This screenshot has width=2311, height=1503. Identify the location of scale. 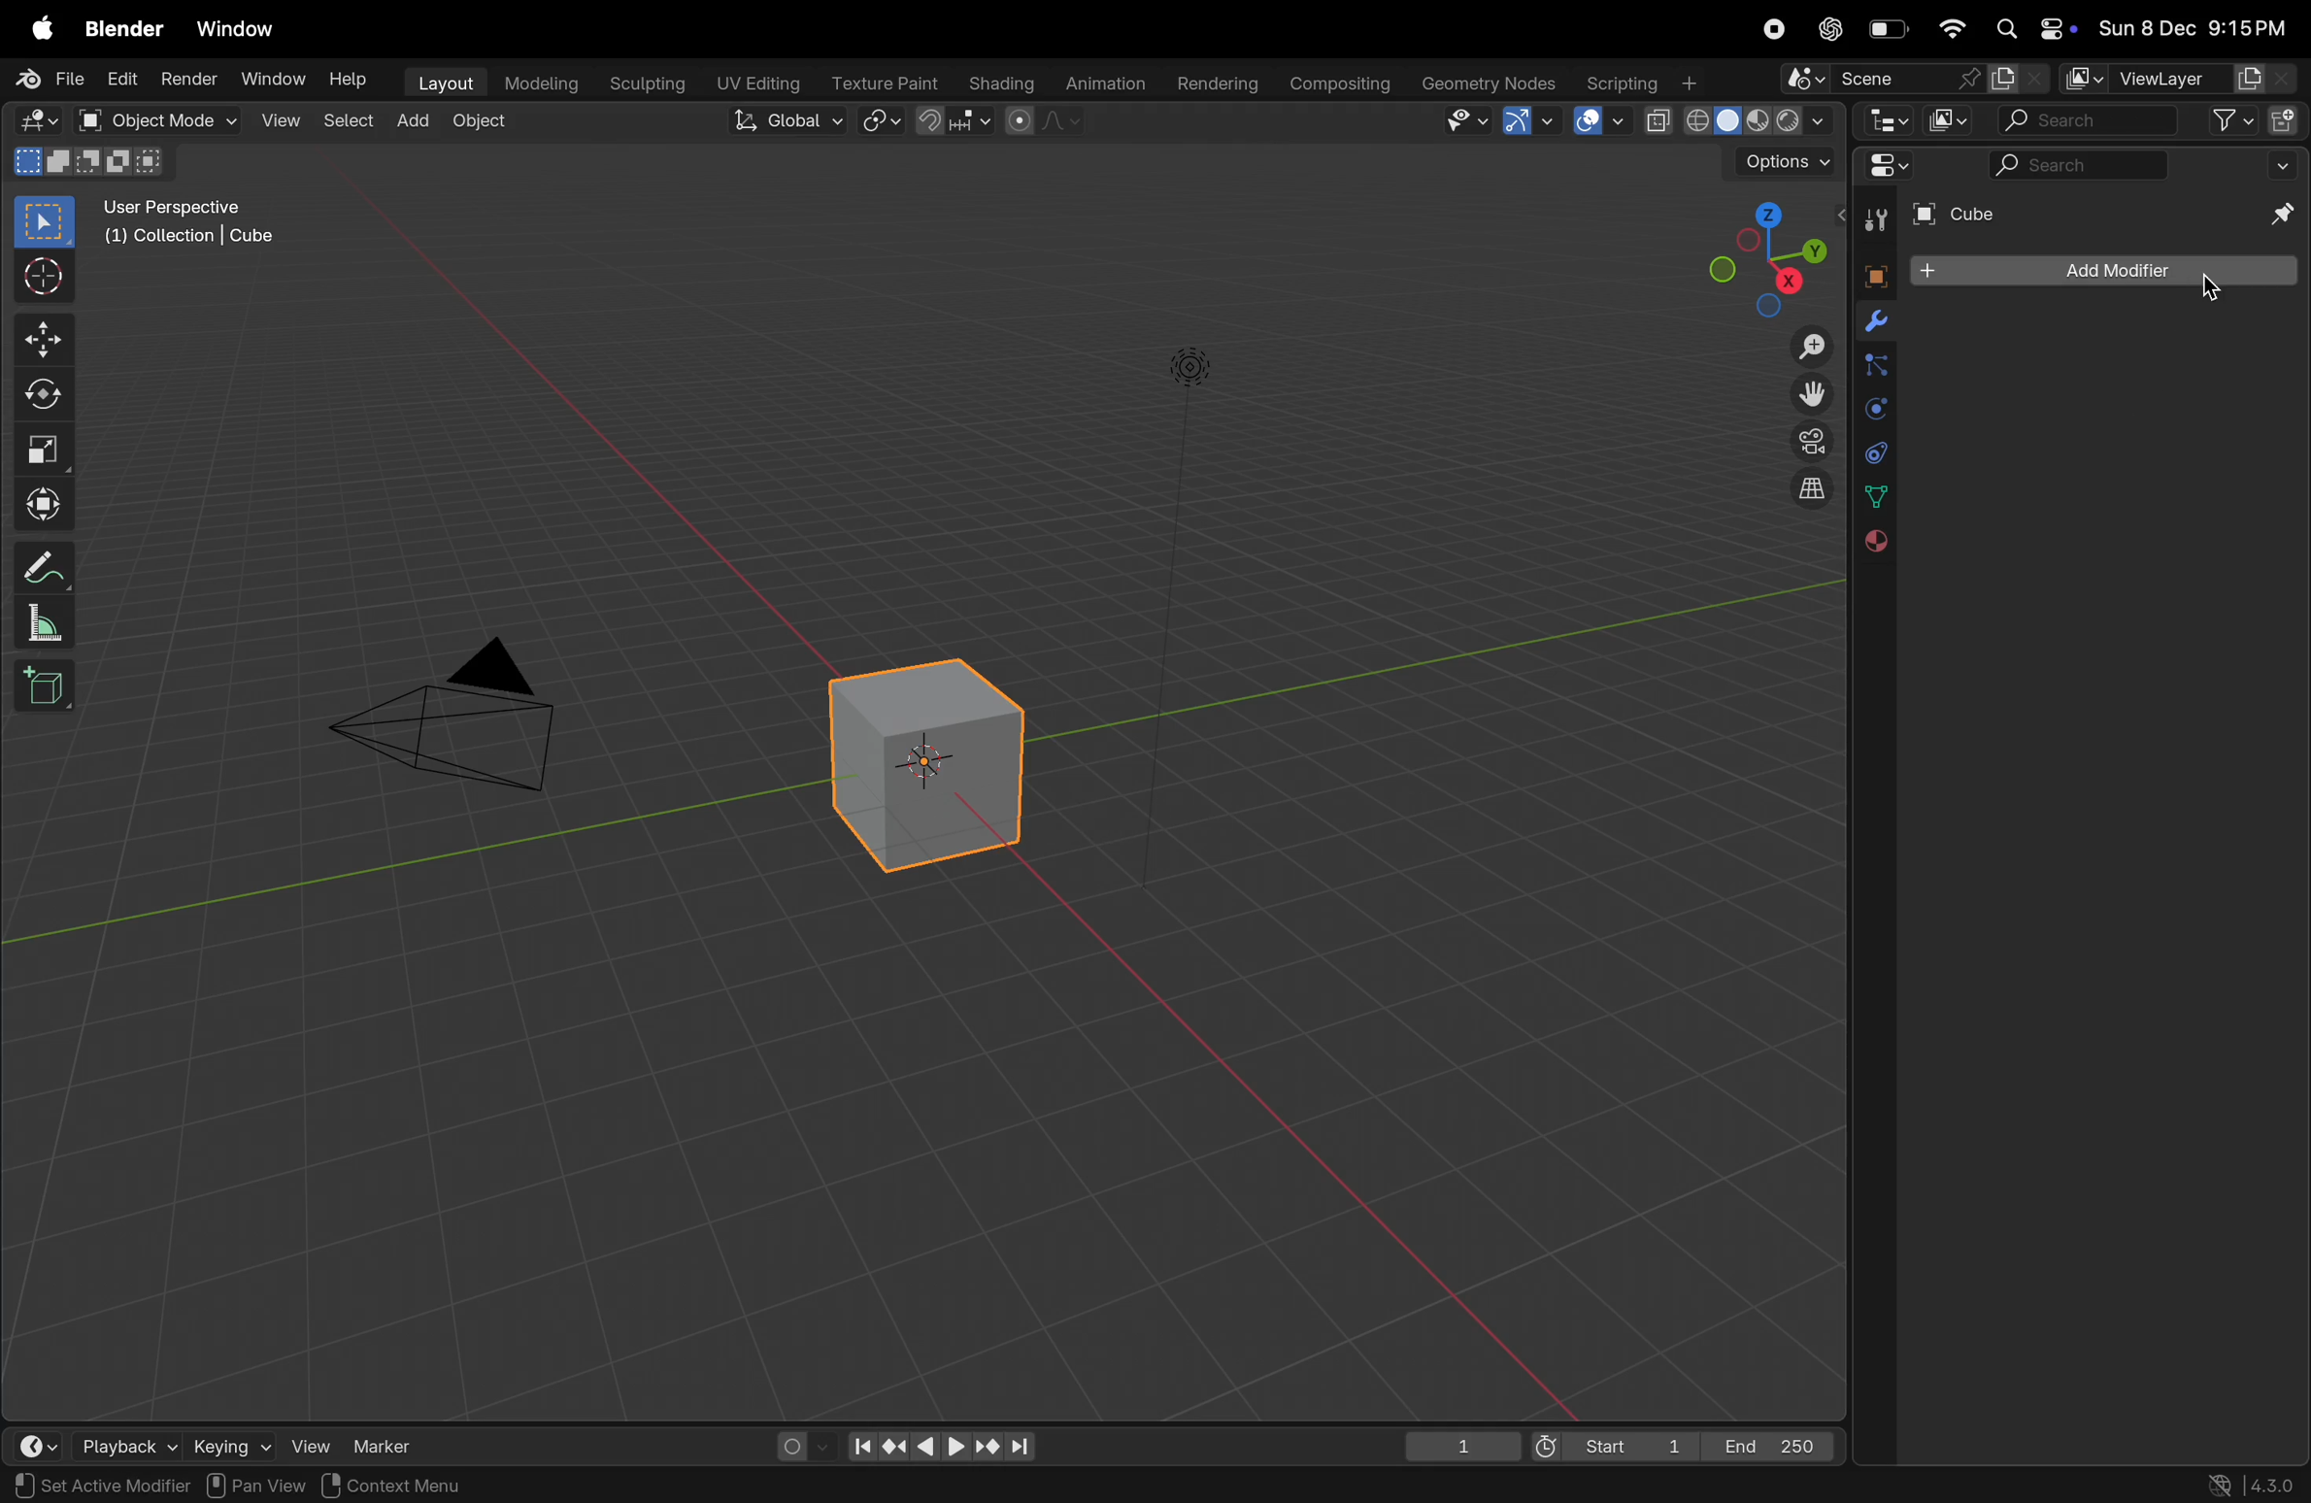
(44, 451).